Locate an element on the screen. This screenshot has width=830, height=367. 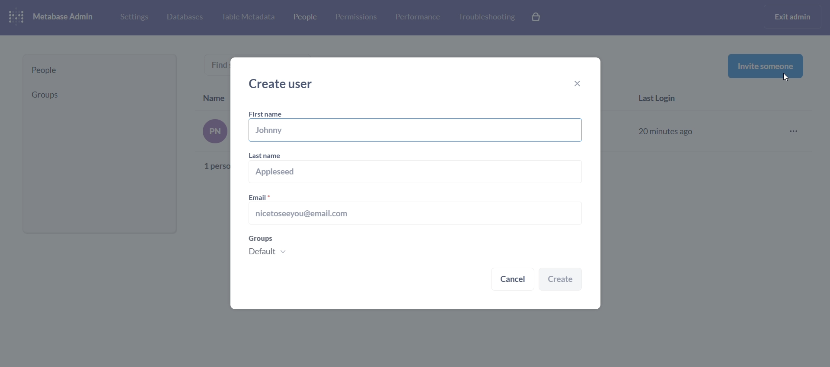
settings is located at coordinates (133, 16).